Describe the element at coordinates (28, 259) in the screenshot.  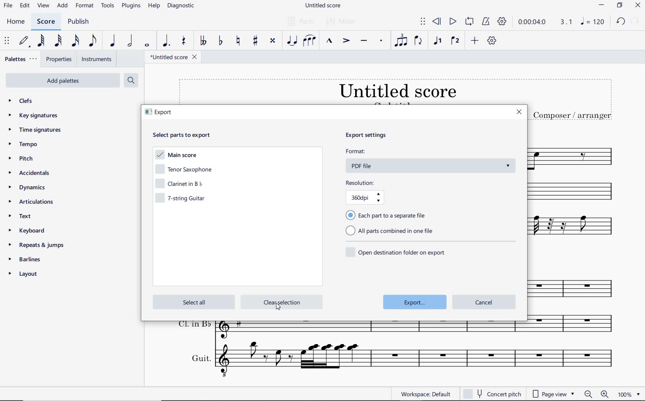
I see `barlines` at that location.